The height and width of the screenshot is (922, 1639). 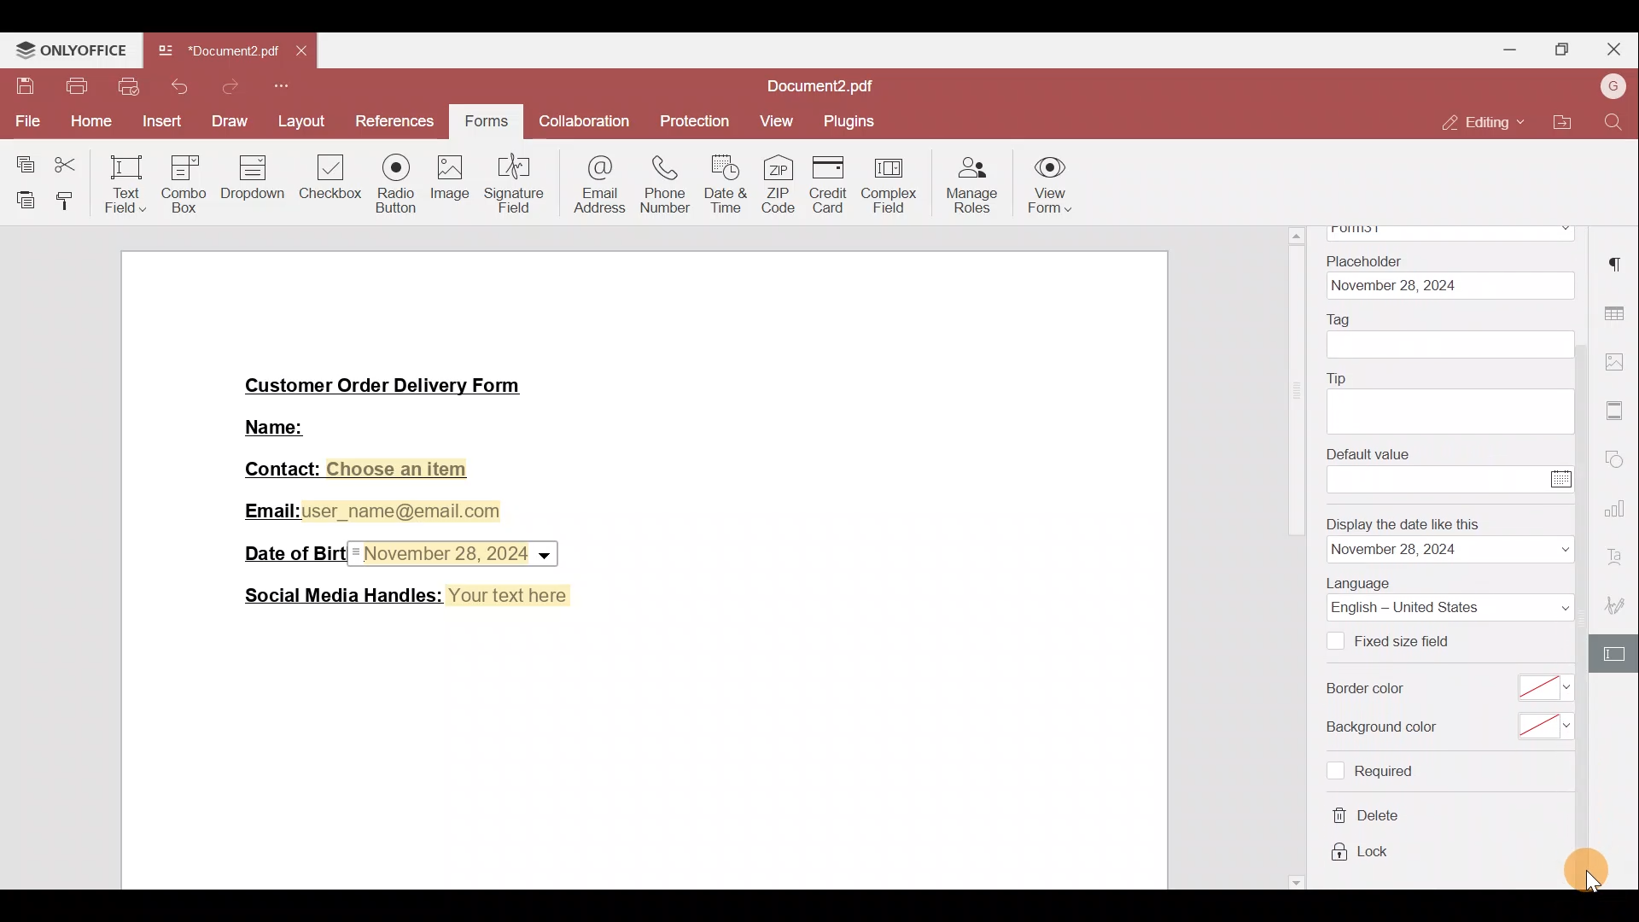 What do you see at coordinates (890, 186) in the screenshot?
I see `Complex field` at bounding box center [890, 186].